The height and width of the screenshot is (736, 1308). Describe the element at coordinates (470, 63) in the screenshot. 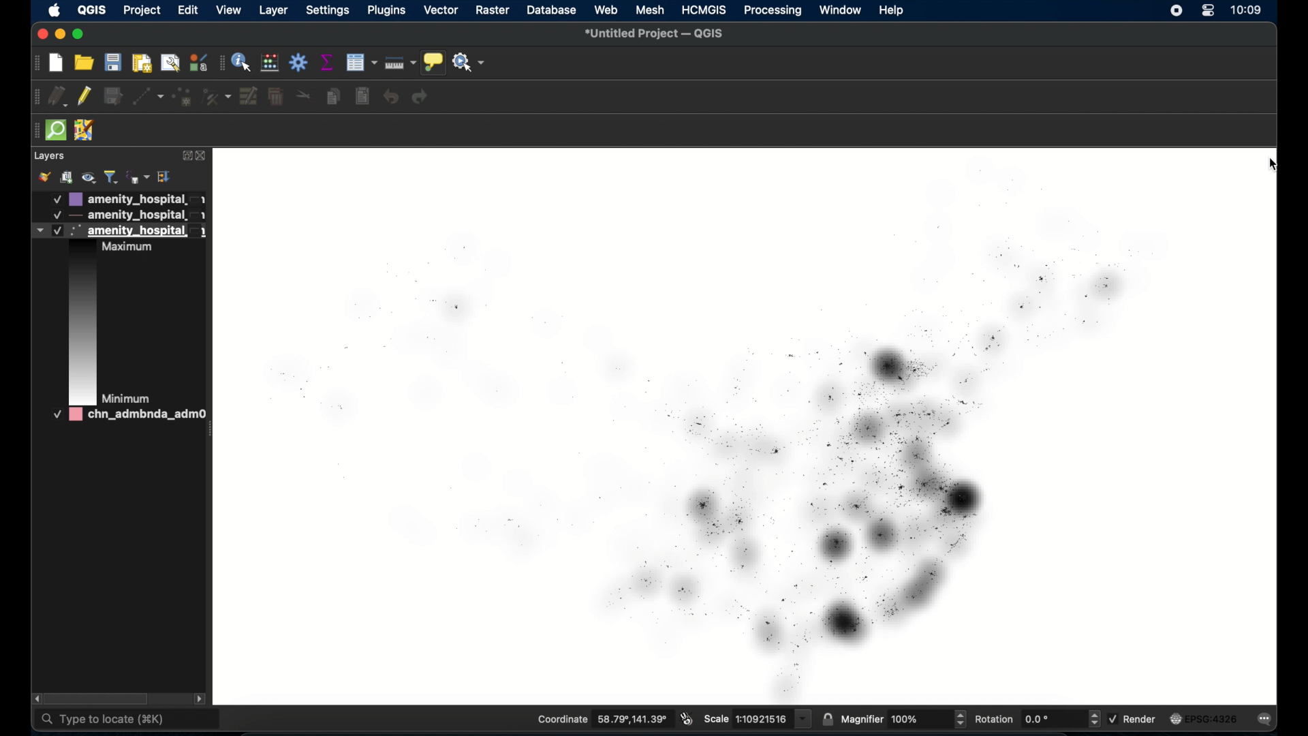

I see `no action selected` at that location.